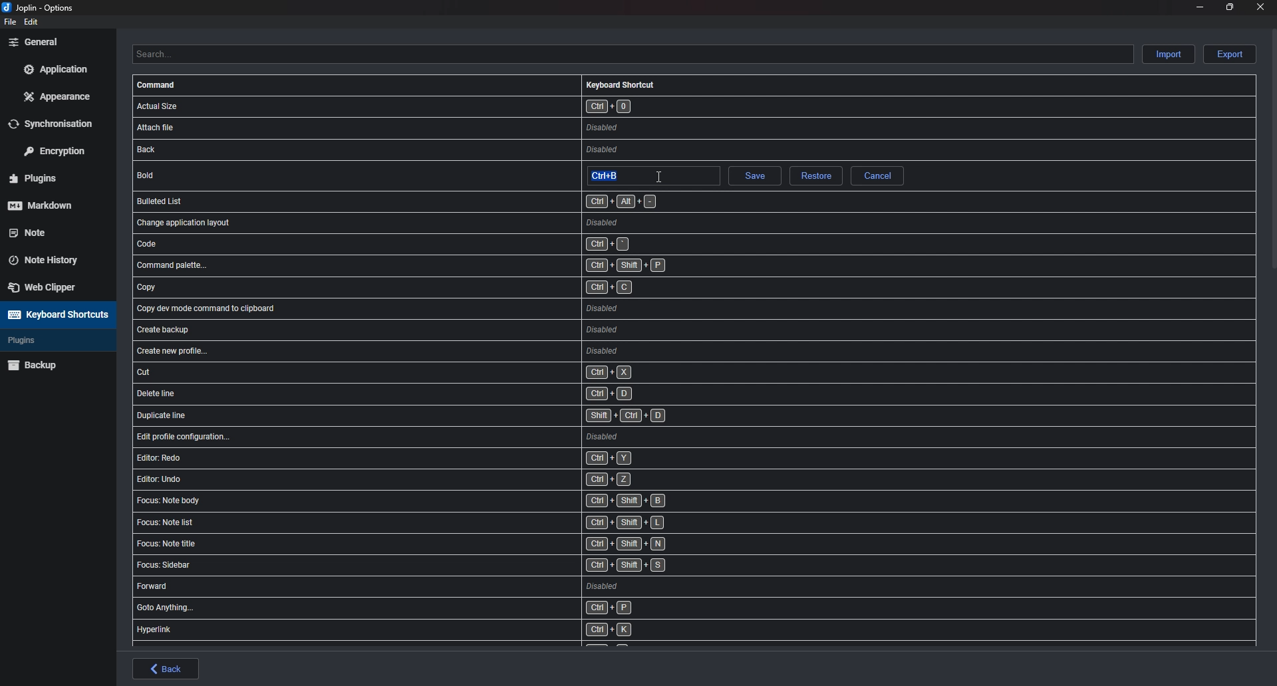  What do you see at coordinates (221, 174) in the screenshot?
I see `bold` at bounding box center [221, 174].